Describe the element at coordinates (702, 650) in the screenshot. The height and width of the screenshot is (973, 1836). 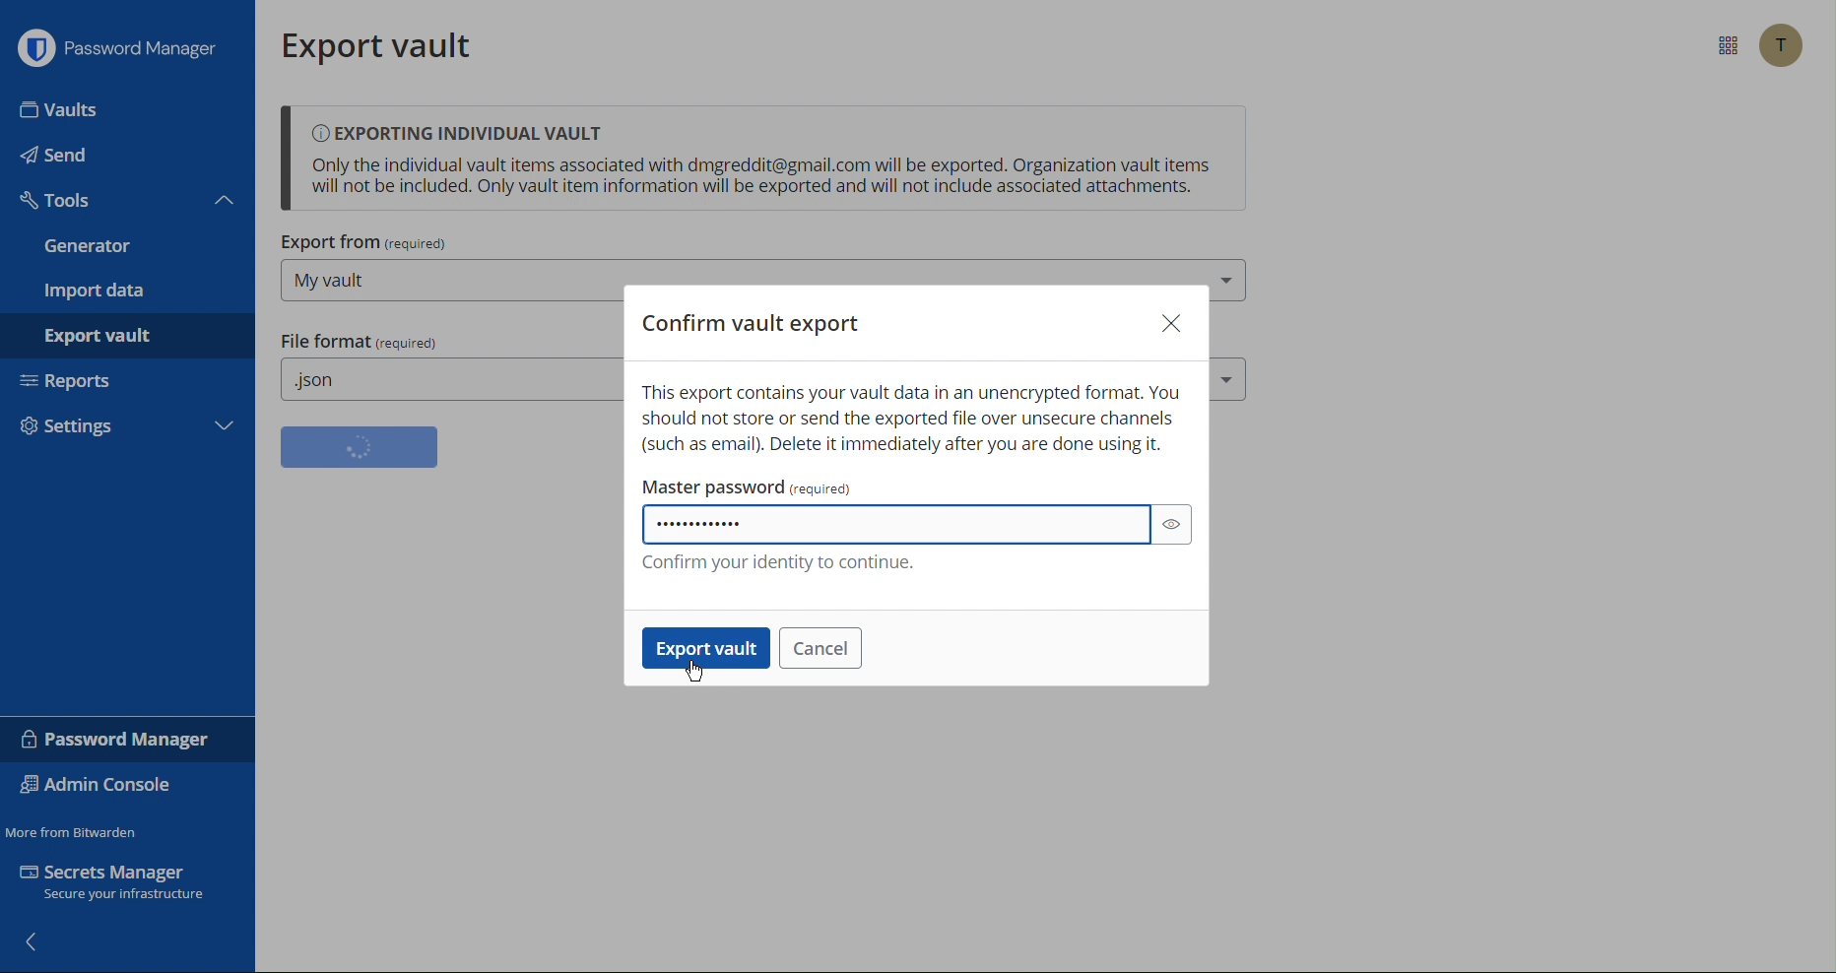
I see `Export vault` at that location.